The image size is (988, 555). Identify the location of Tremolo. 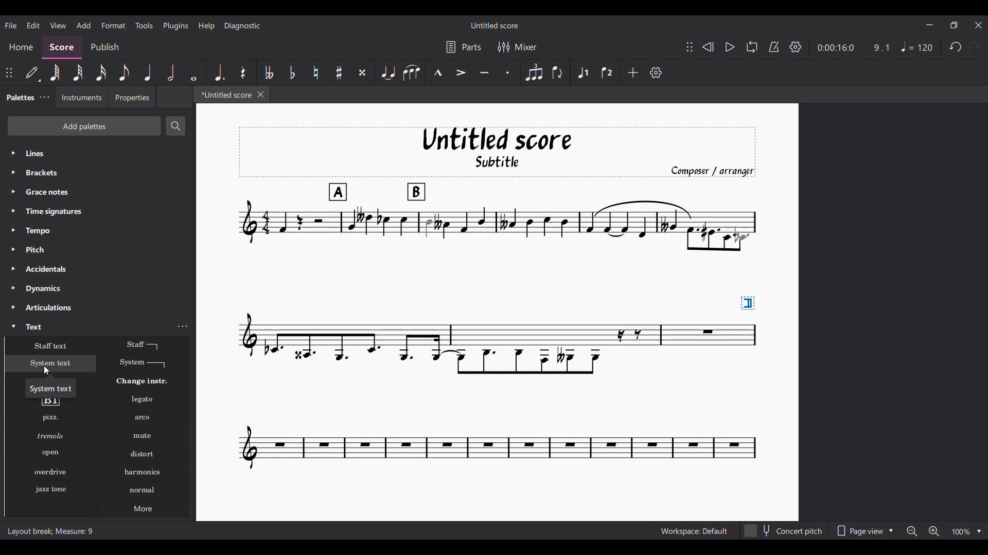
(50, 435).